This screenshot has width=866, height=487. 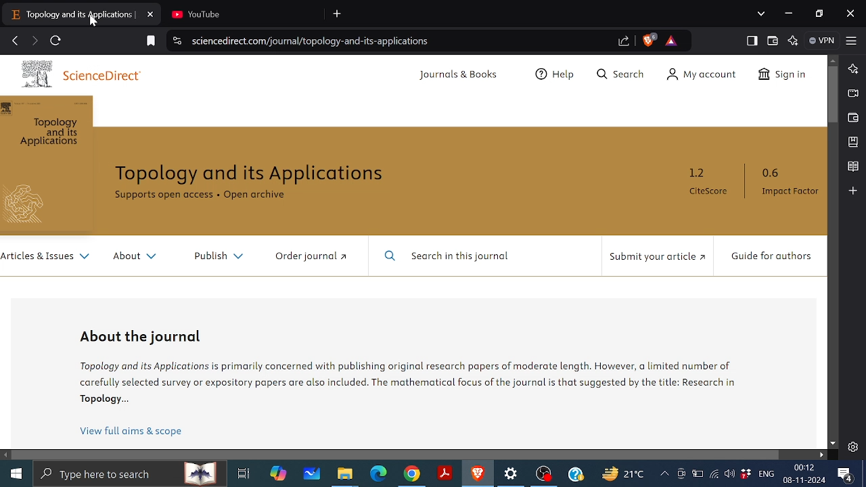 What do you see at coordinates (345, 475) in the screenshot?
I see `Files` at bounding box center [345, 475].